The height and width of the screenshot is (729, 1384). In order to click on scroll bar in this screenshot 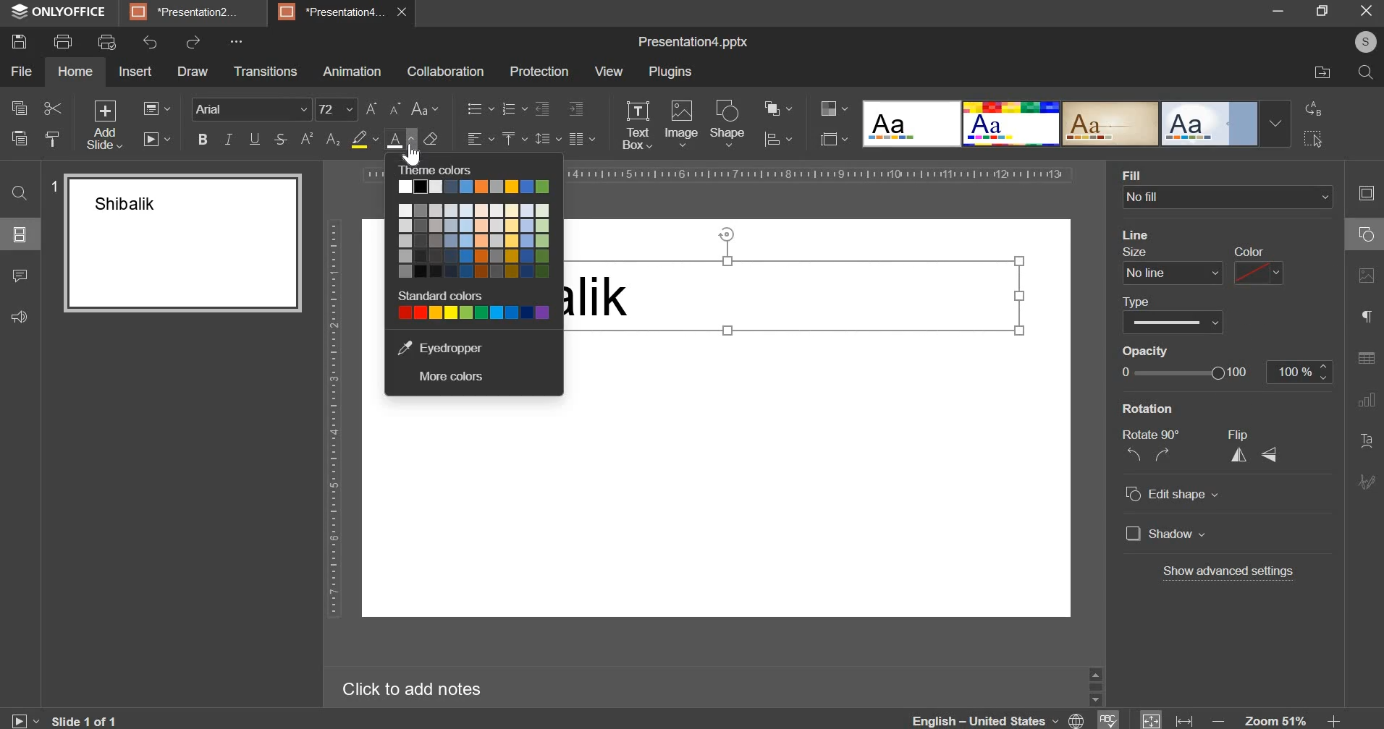, I will do `click(1092, 685)`.